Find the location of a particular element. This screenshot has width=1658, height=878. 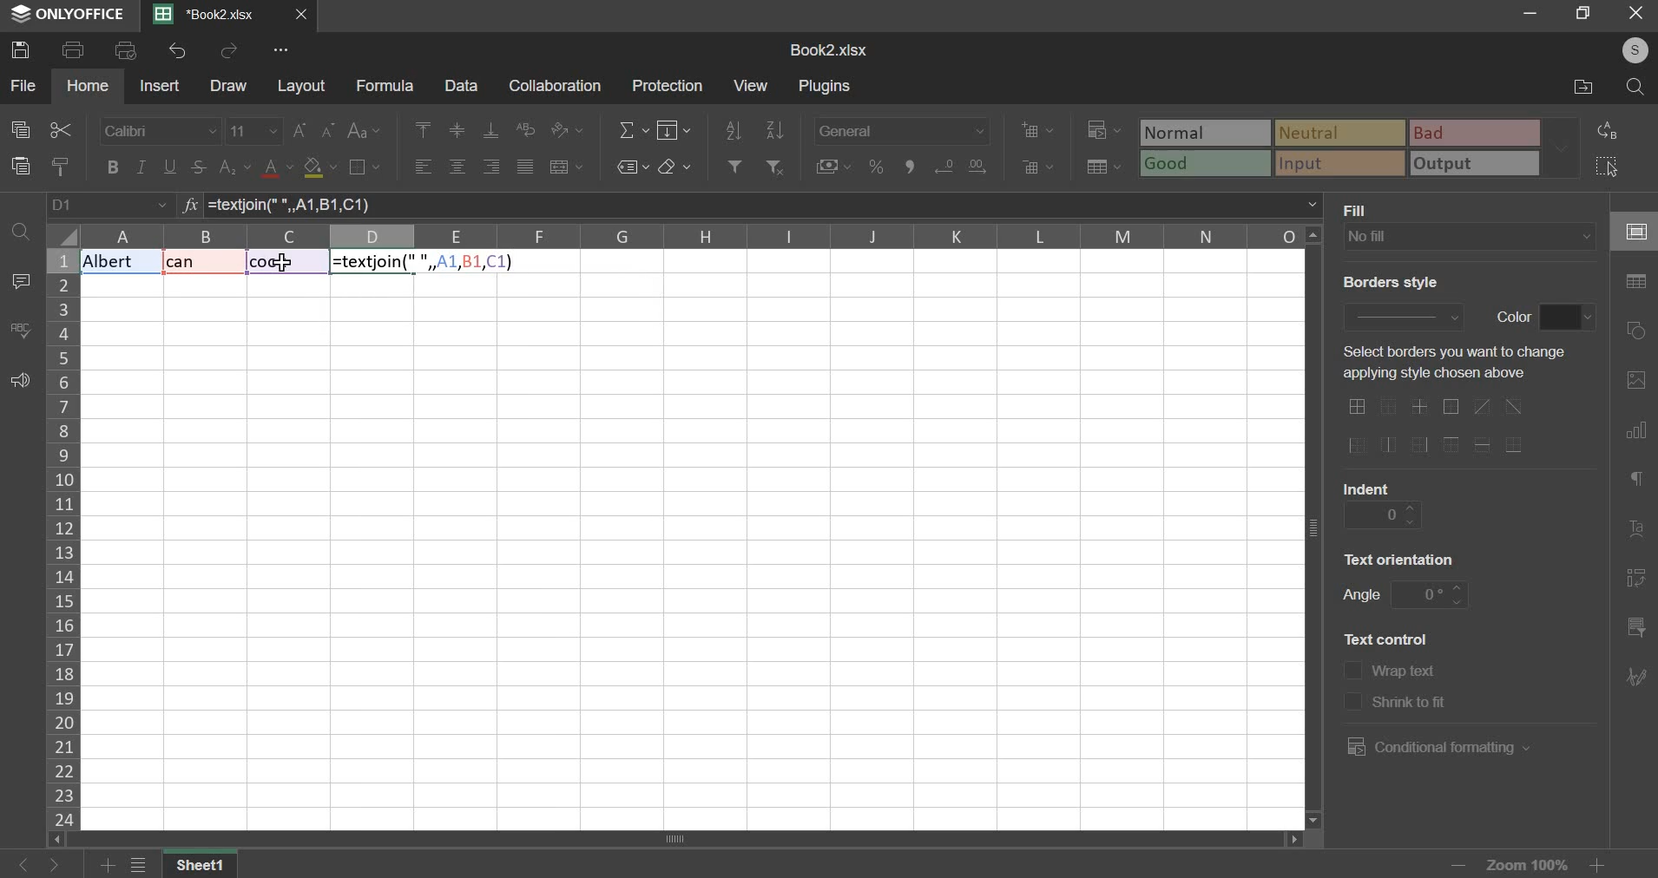

sort descending is located at coordinates (774, 129).